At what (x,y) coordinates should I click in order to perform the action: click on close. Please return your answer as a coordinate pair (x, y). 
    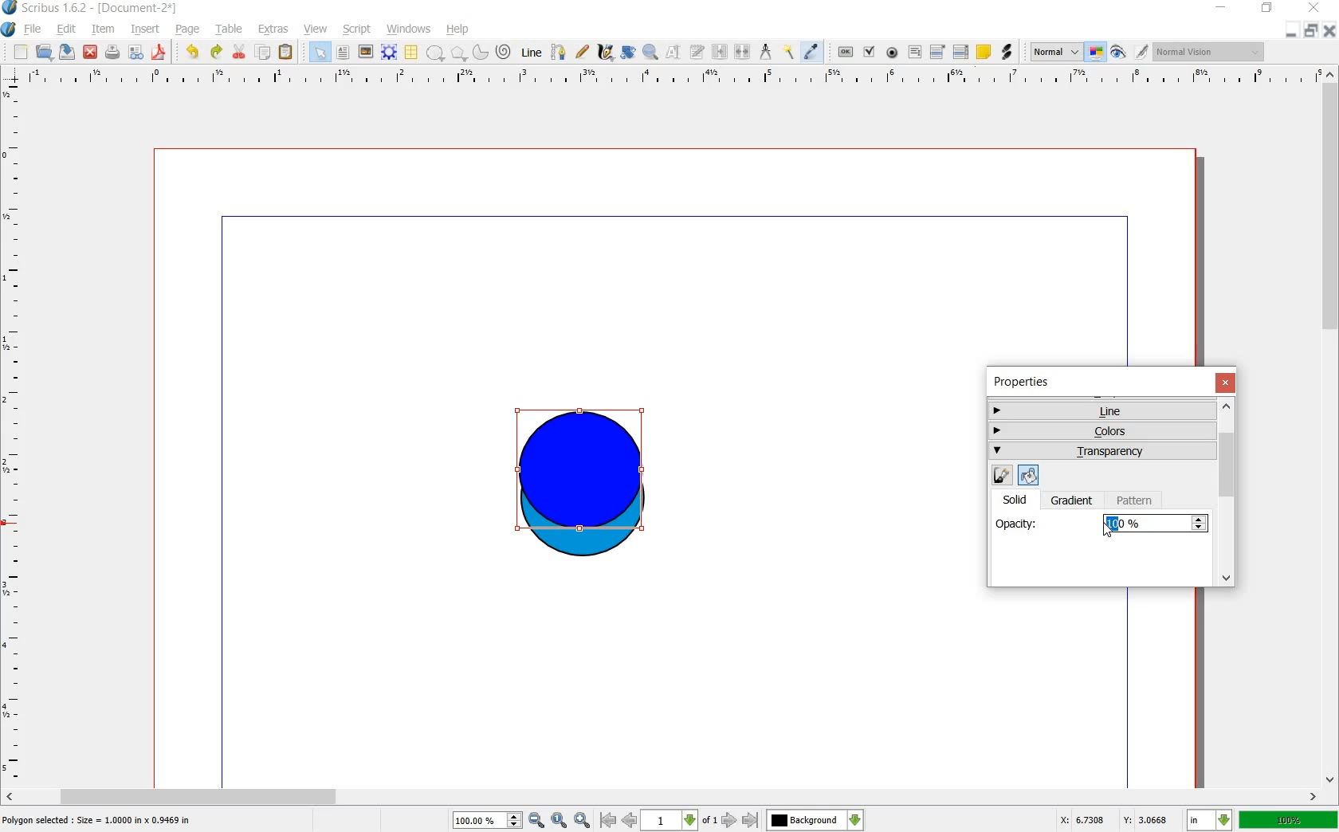
    Looking at the image, I should click on (91, 53).